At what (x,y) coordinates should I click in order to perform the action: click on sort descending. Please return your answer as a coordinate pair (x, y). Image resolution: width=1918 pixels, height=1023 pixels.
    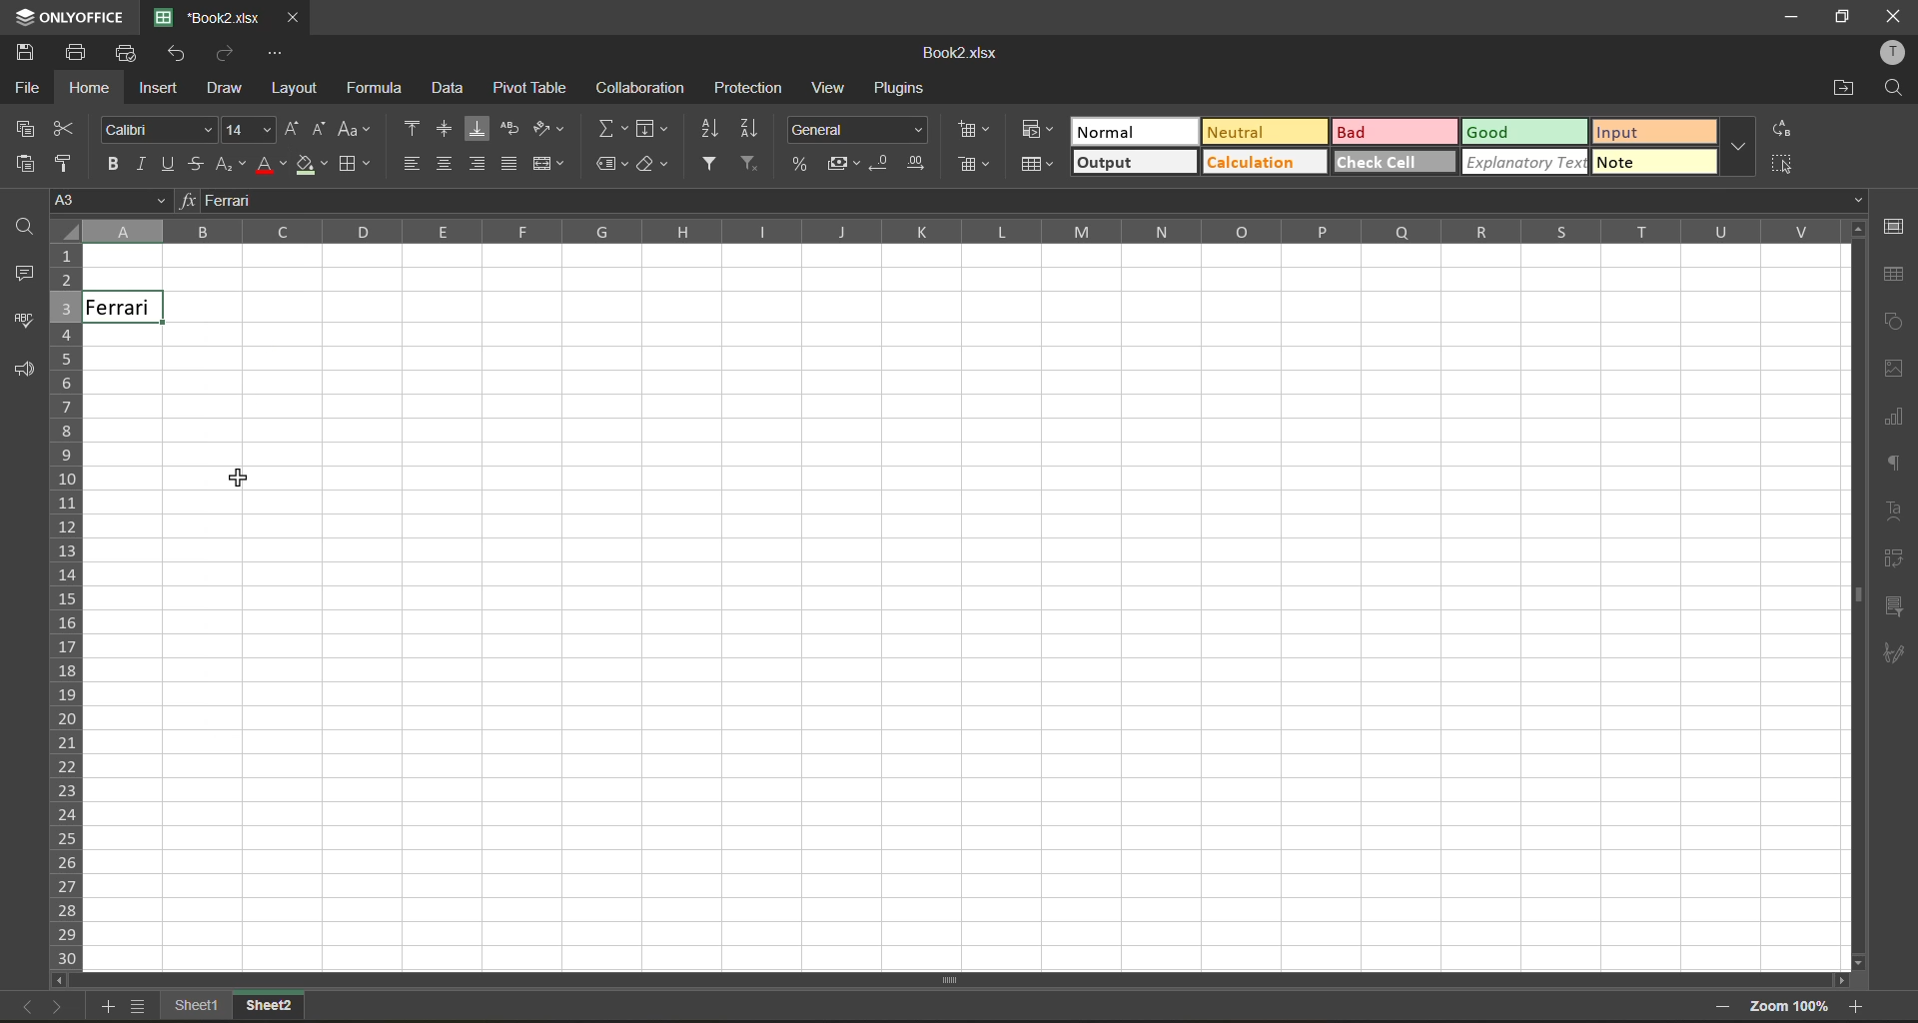
    Looking at the image, I should click on (756, 129).